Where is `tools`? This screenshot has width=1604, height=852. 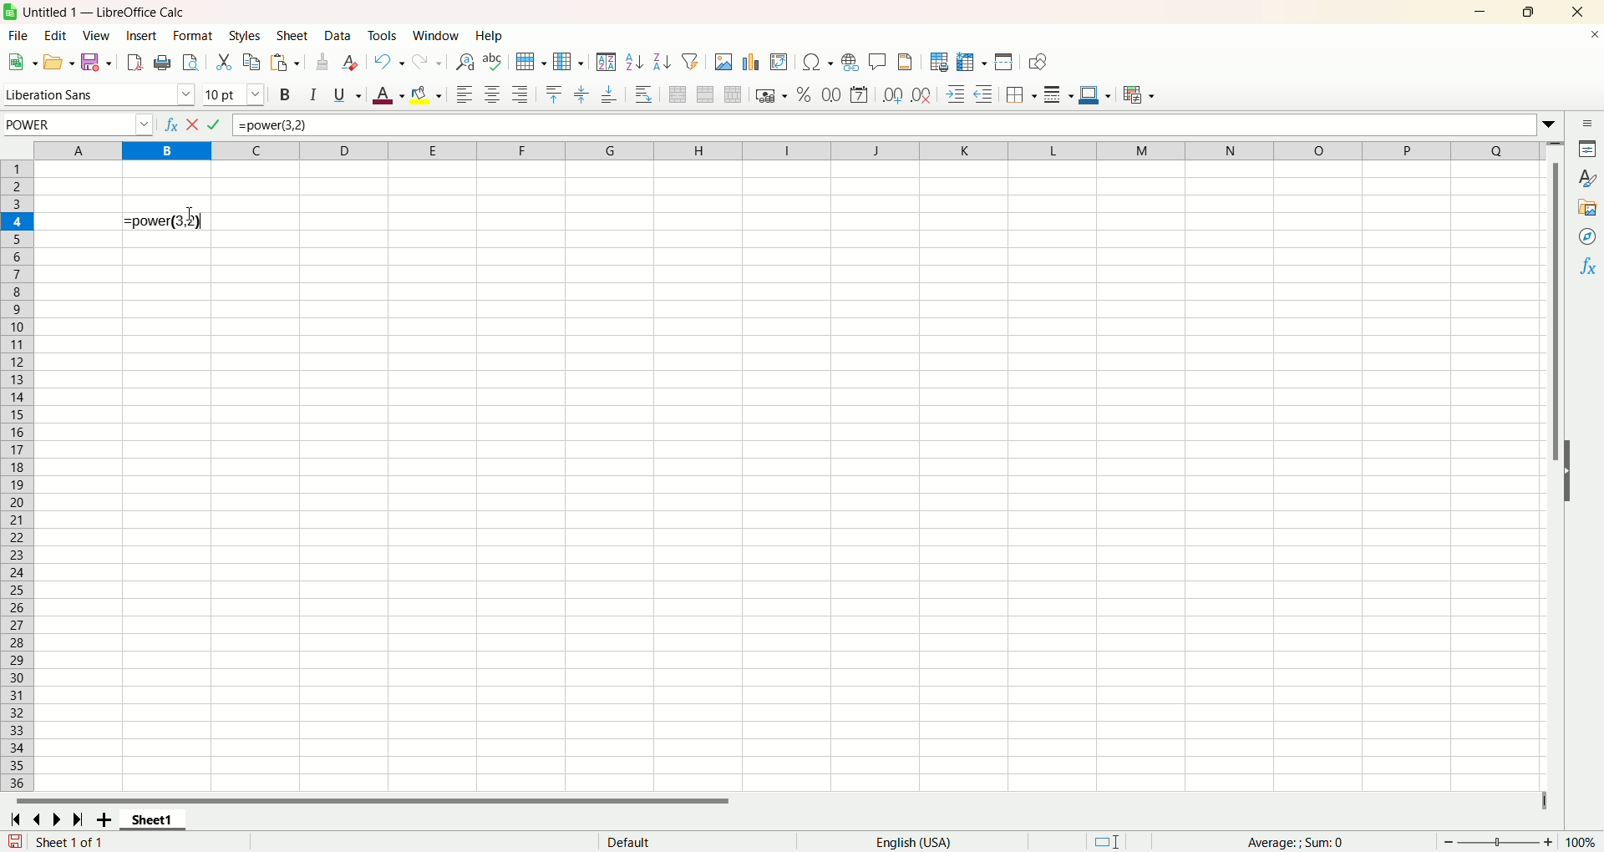 tools is located at coordinates (386, 36).